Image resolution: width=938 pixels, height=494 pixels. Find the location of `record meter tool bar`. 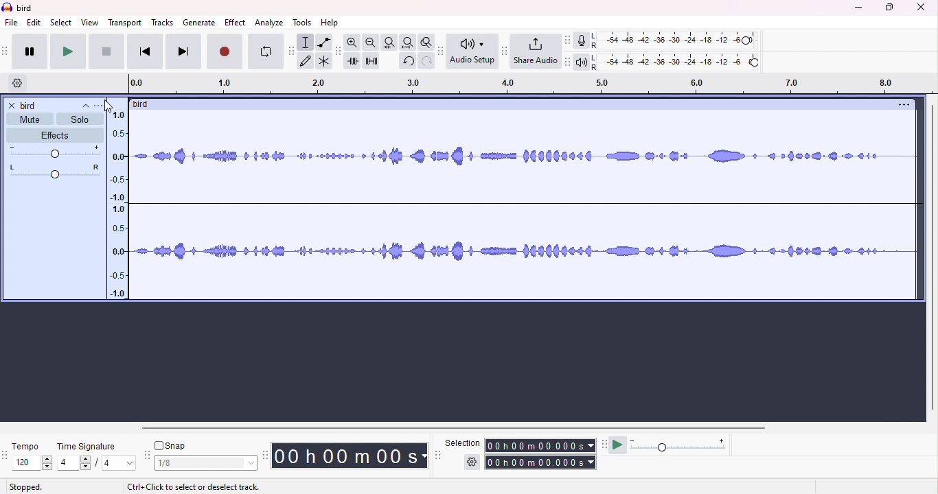

record meter tool bar is located at coordinates (570, 40).